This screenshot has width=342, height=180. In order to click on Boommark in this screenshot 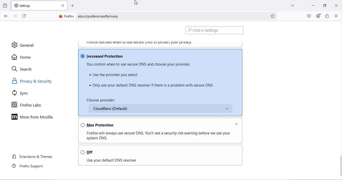, I will do `click(273, 14)`.